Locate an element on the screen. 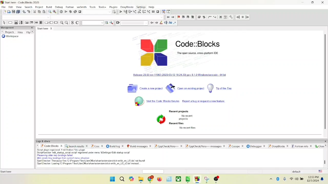 Image resolution: width=328 pixels, height=184 pixels. recent projects is located at coordinates (180, 111).